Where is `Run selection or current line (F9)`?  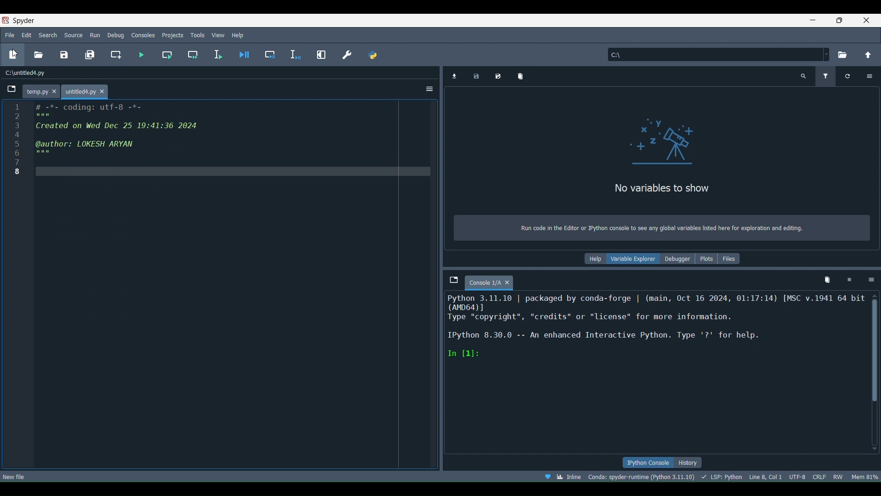
Run selection or current line (F9) is located at coordinates (214, 54).